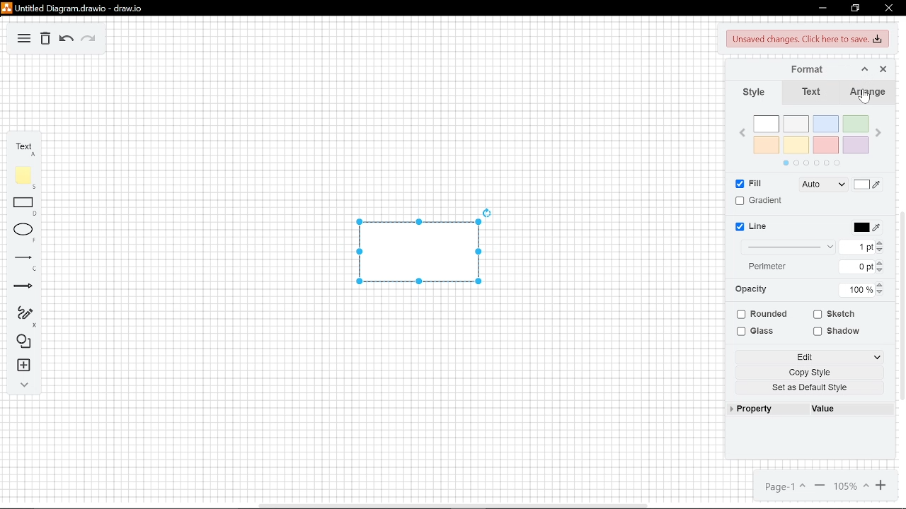  What do you see at coordinates (749, 184) in the screenshot?
I see `fill` at bounding box center [749, 184].